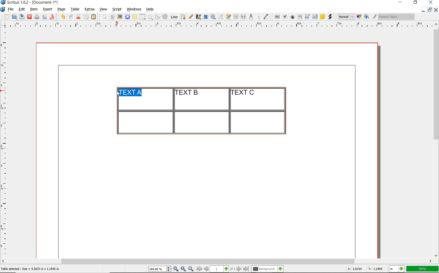  What do you see at coordinates (117, 9) in the screenshot?
I see `script` at bounding box center [117, 9].